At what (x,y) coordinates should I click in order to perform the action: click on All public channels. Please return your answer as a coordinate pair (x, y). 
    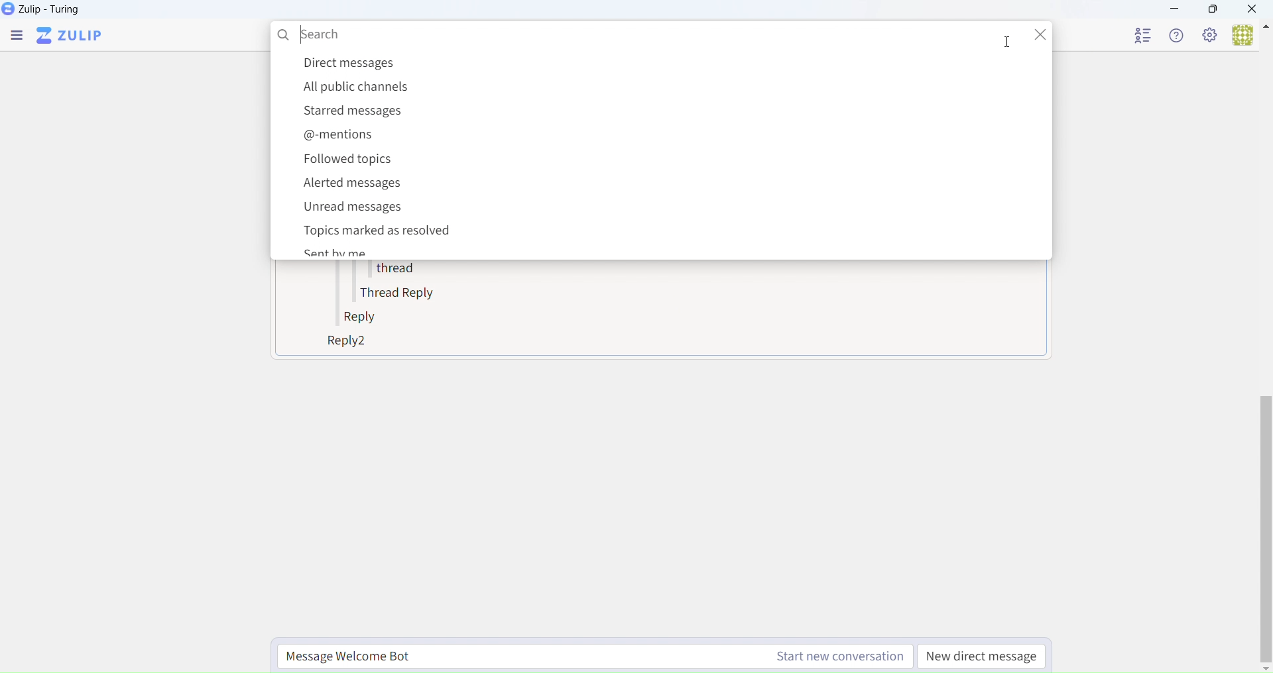
    Looking at the image, I should click on (355, 87).